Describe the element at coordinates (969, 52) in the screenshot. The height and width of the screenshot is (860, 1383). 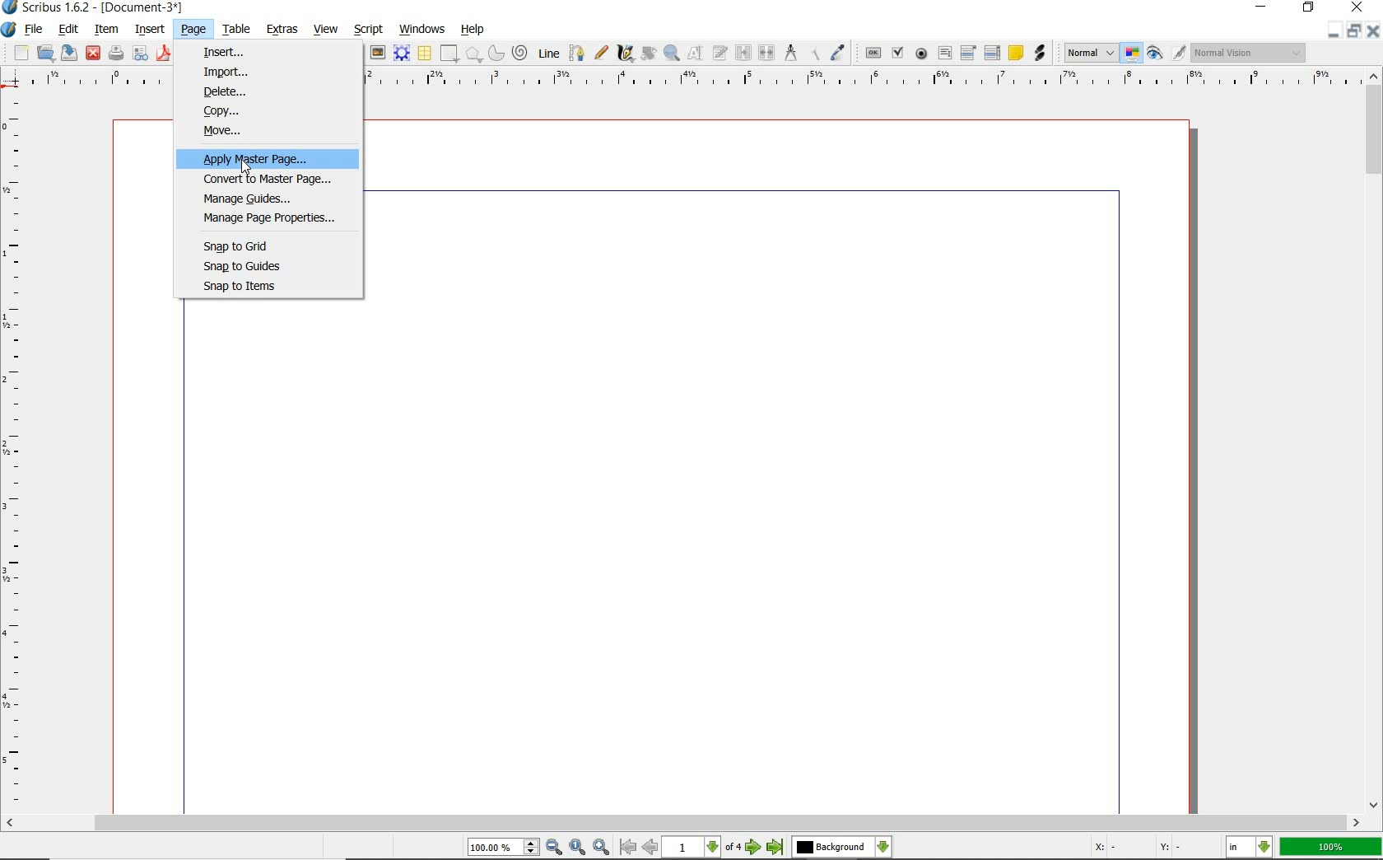
I see `pdf combo box` at that location.